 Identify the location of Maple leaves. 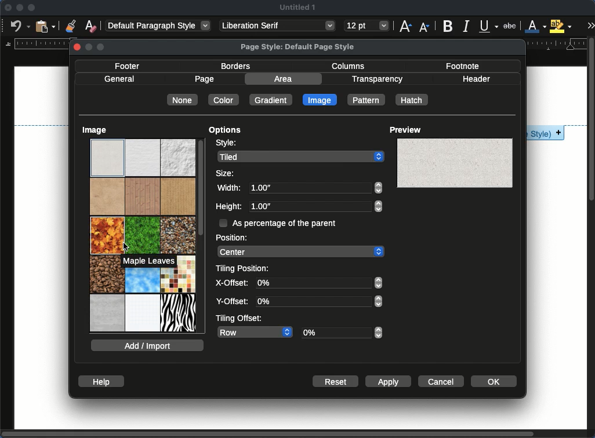
(150, 260).